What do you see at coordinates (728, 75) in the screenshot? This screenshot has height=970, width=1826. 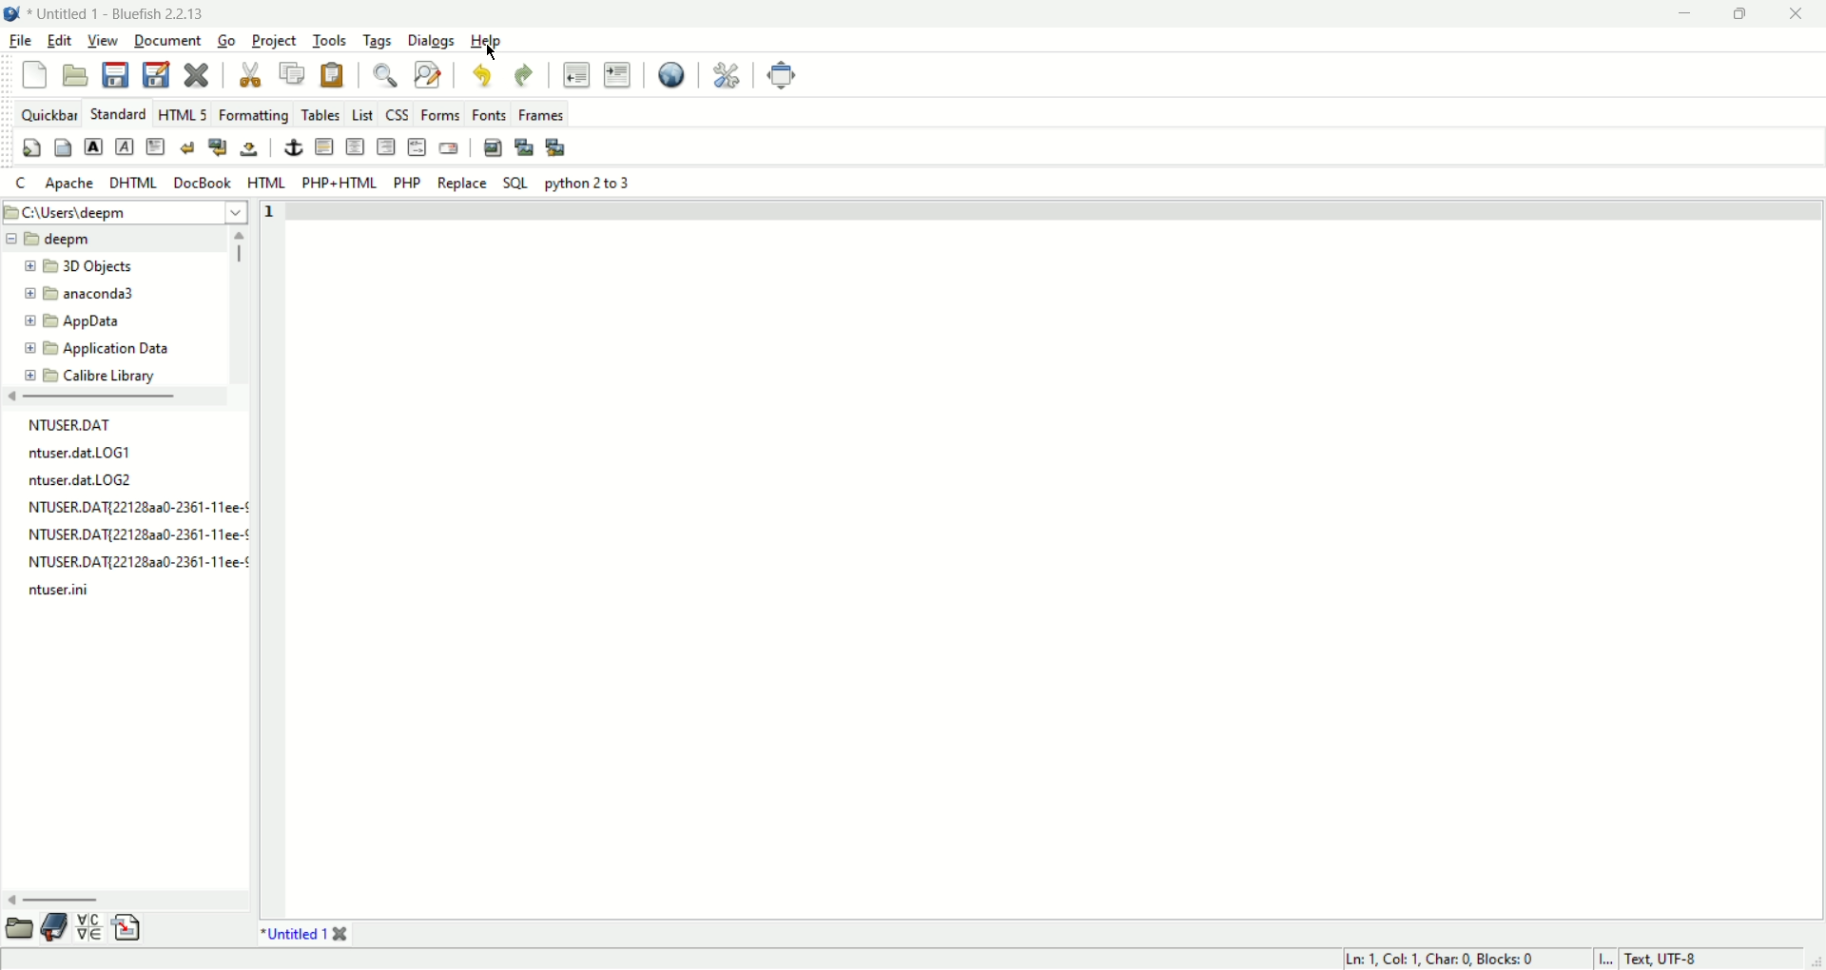 I see `preferences` at bounding box center [728, 75].